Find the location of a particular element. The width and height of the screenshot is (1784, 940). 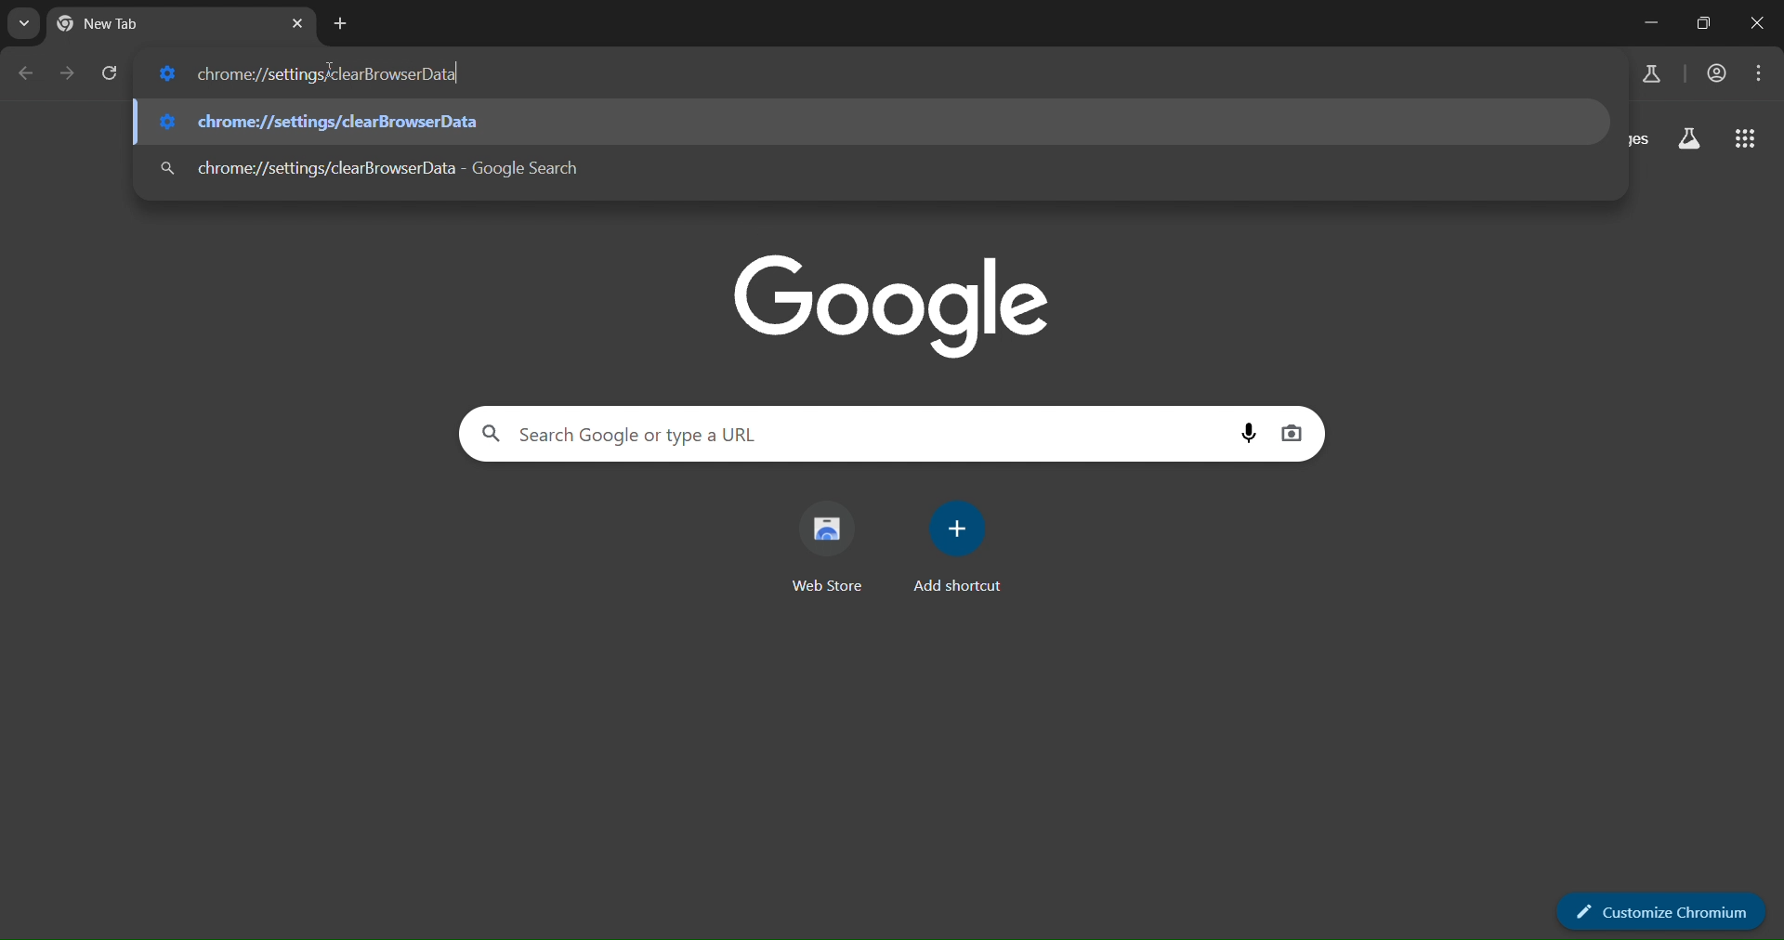

voice search is located at coordinates (1248, 435).